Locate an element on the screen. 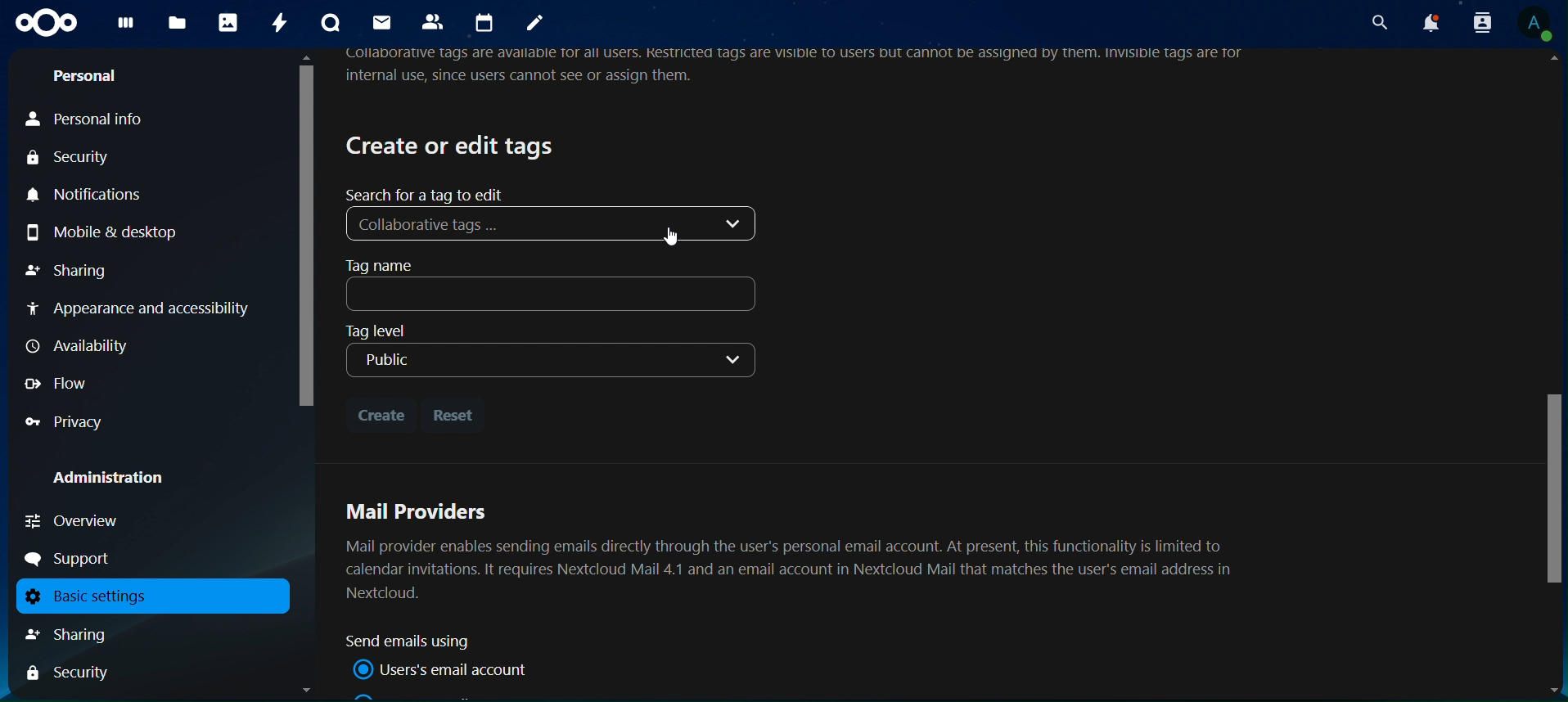  search contacts is located at coordinates (1476, 22).